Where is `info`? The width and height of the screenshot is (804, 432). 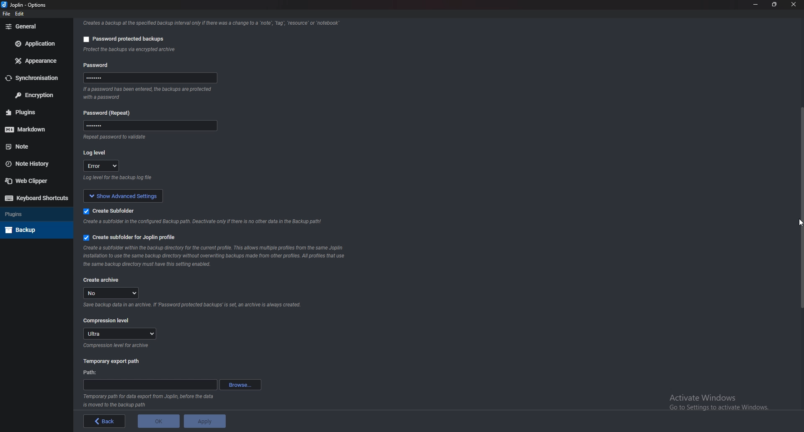
info is located at coordinates (132, 138).